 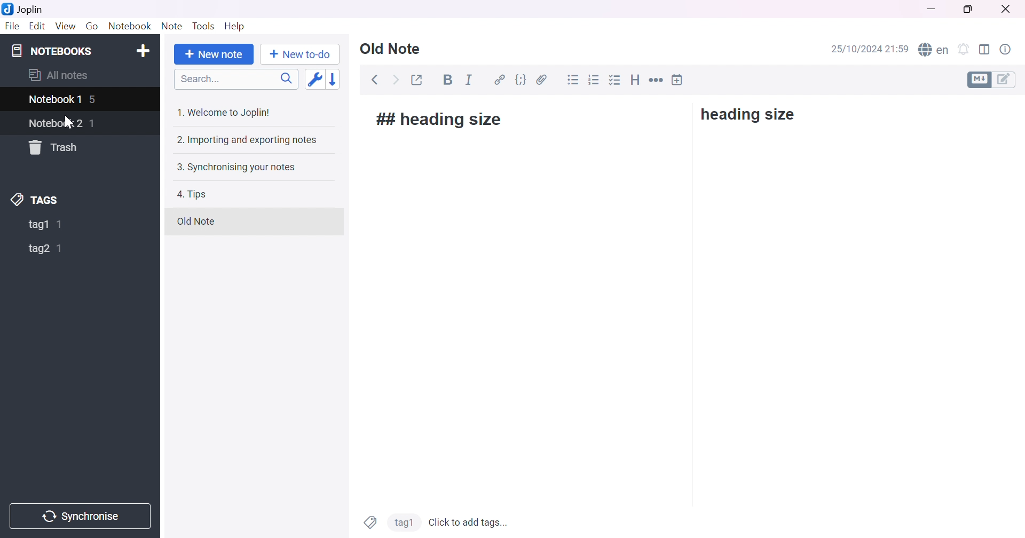 What do you see at coordinates (95, 123) in the screenshot?
I see `1` at bounding box center [95, 123].